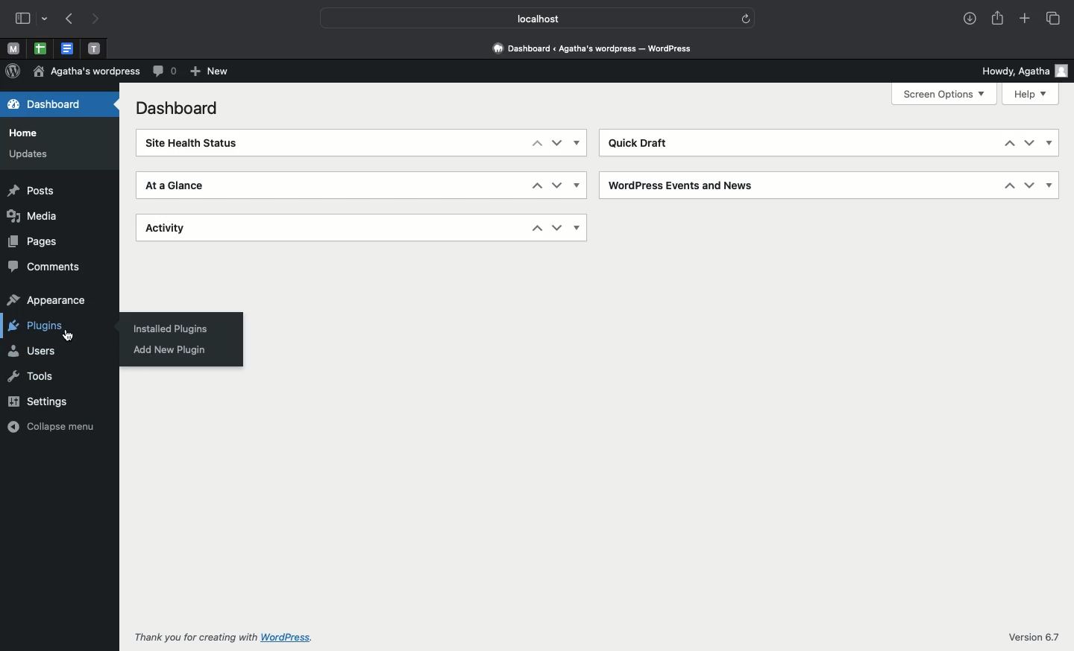  Describe the element at coordinates (1025, 19) in the screenshot. I see `Add new tab` at that location.